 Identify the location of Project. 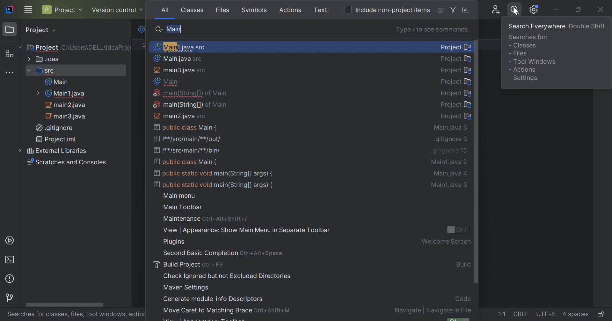
(455, 46).